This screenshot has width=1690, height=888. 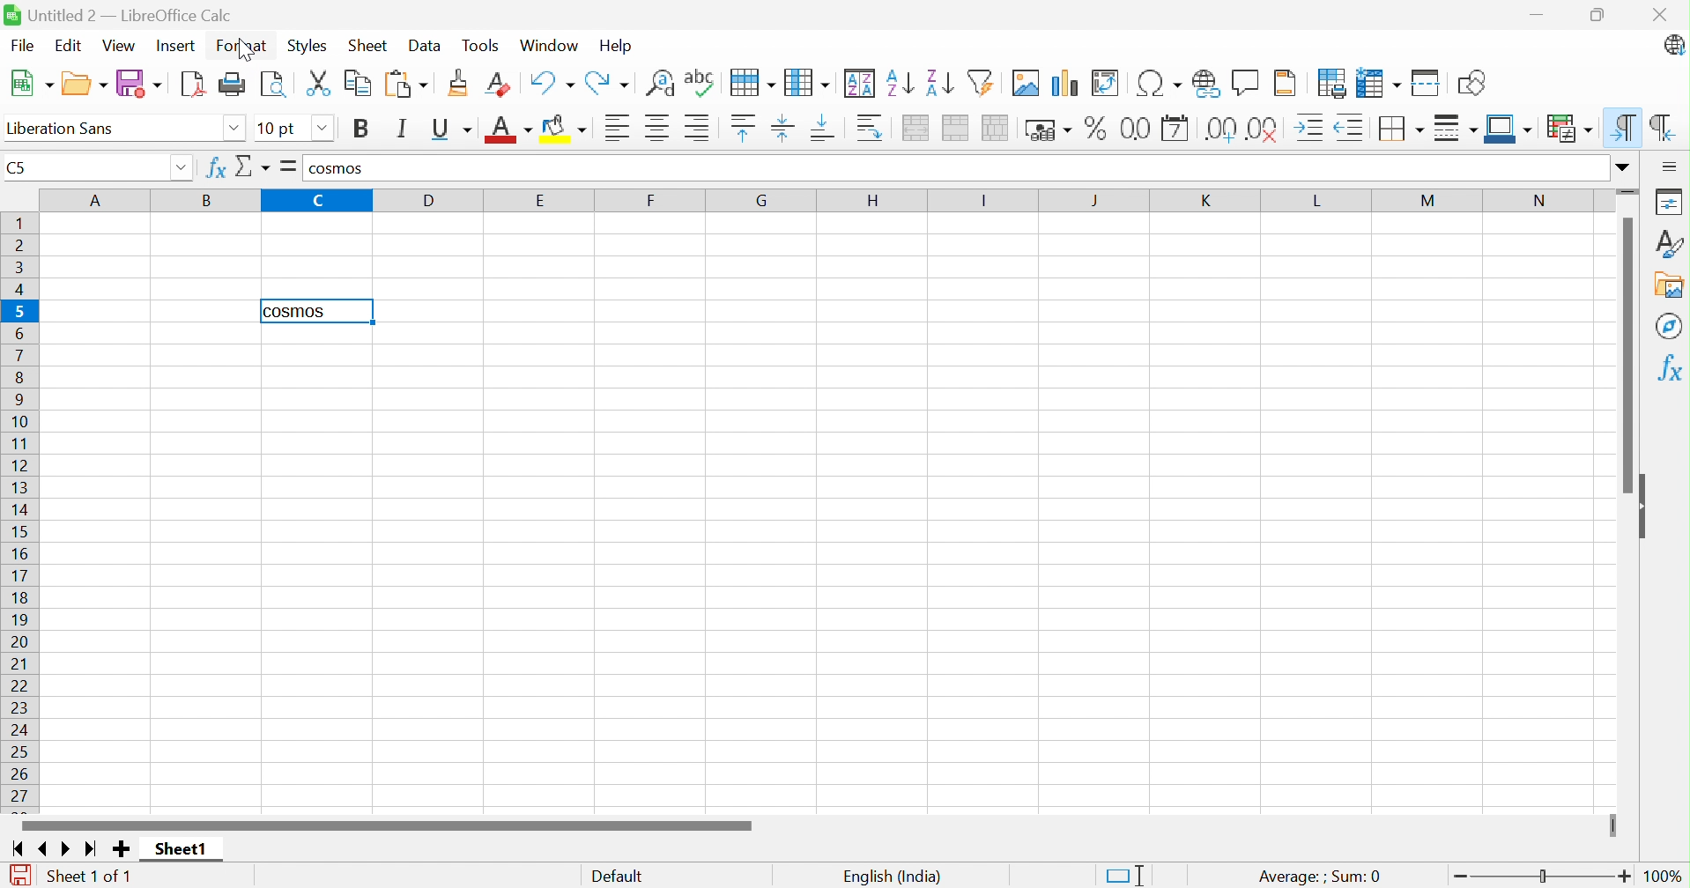 What do you see at coordinates (617, 47) in the screenshot?
I see `Help` at bounding box center [617, 47].